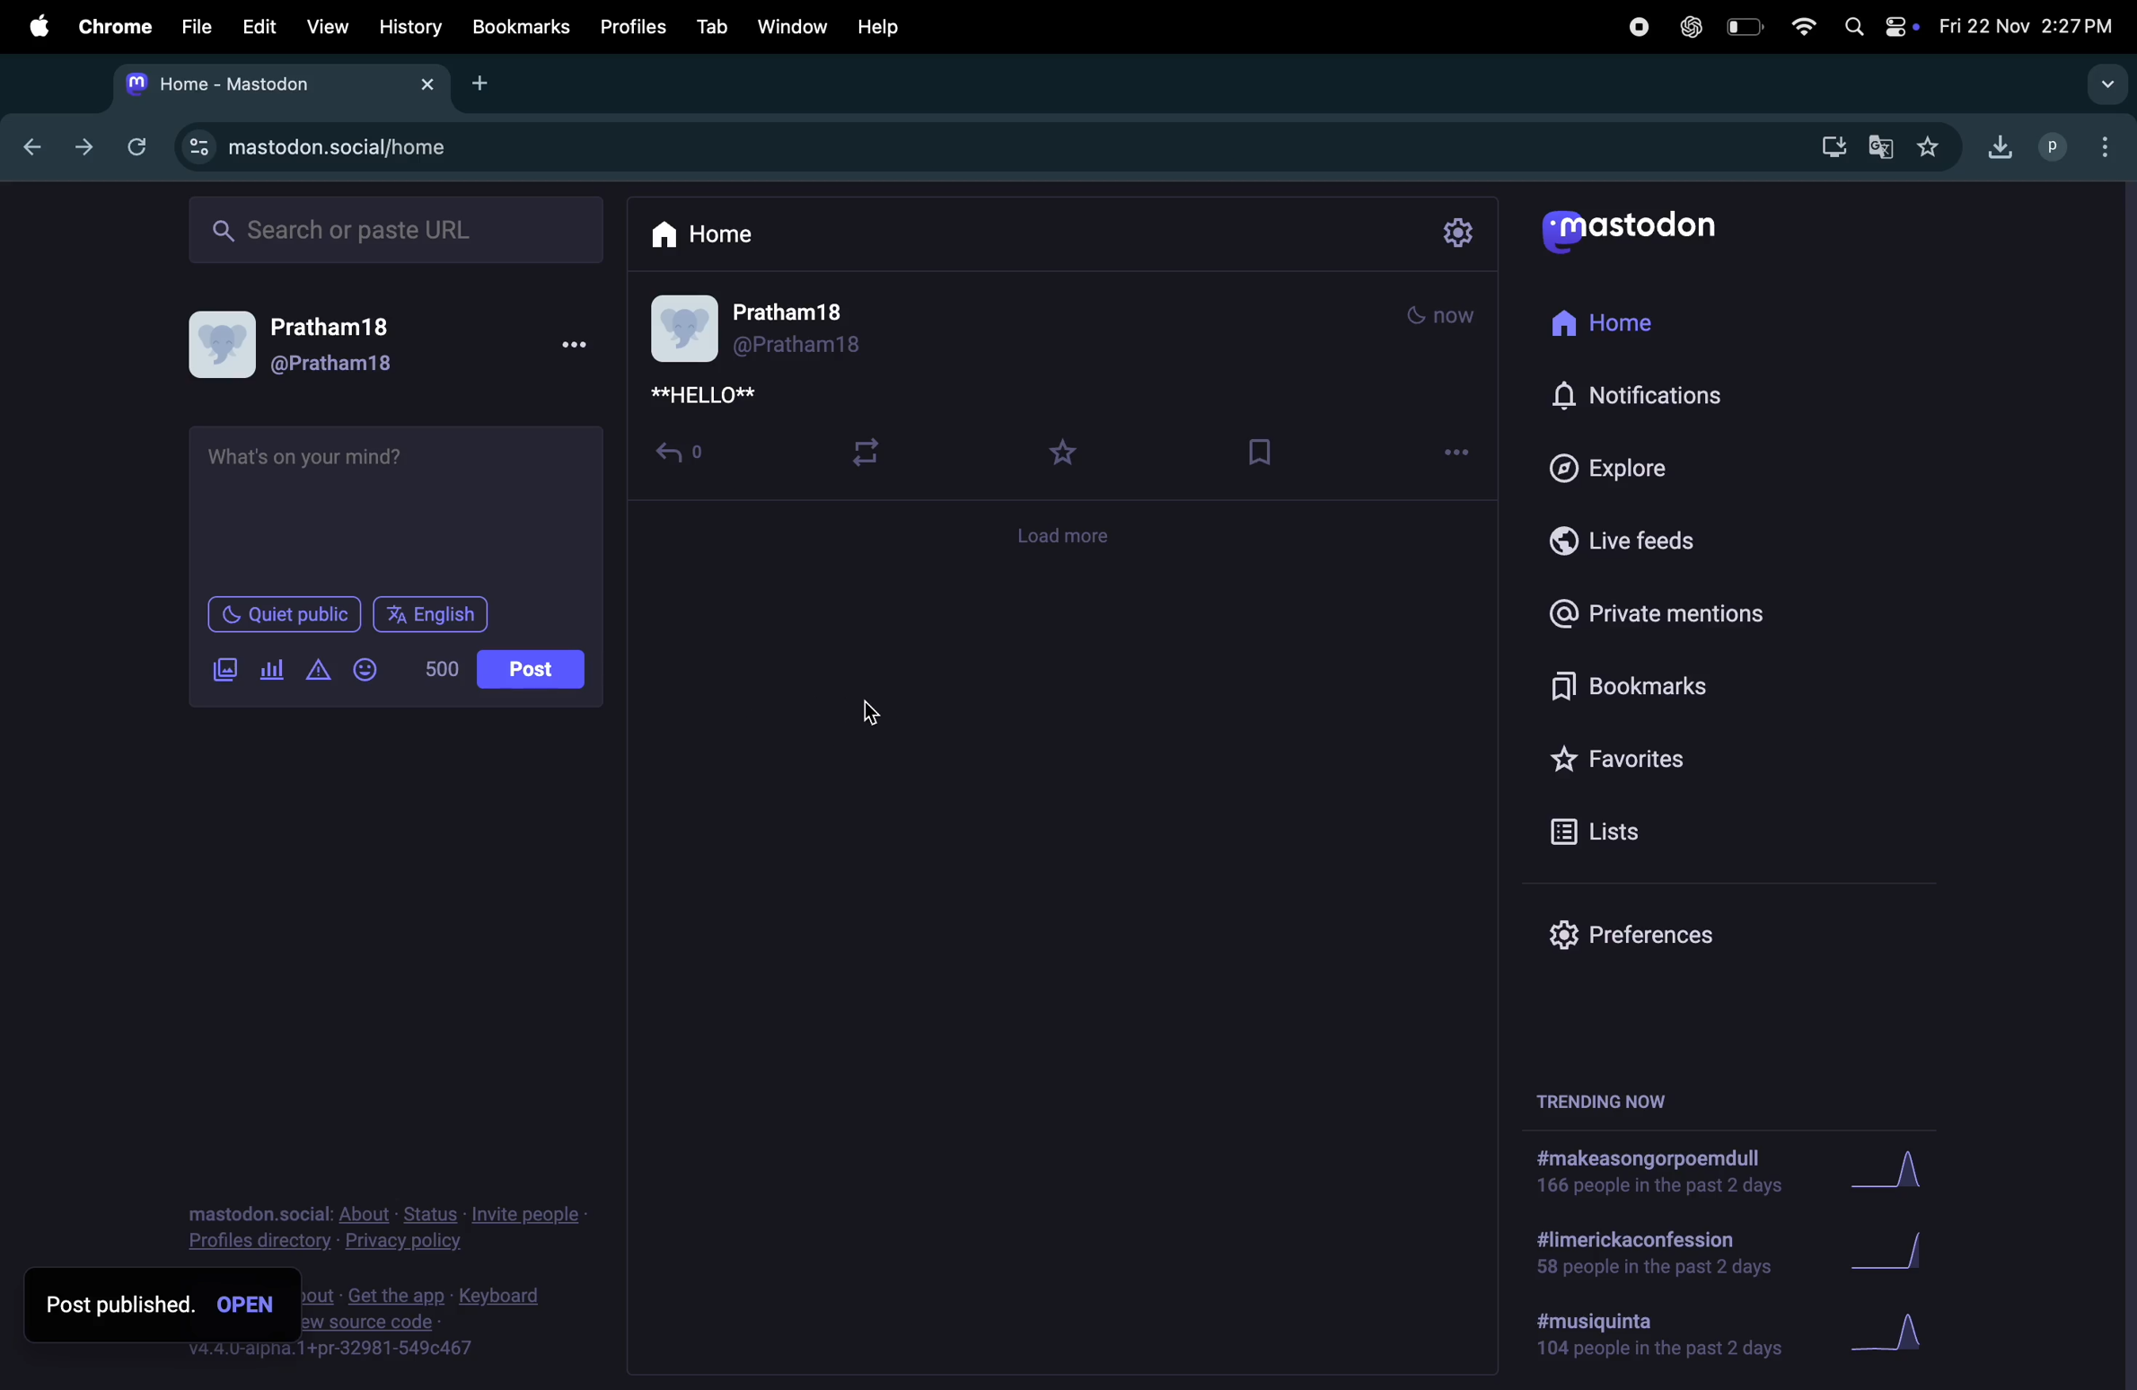 This screenshot has height=1390, width=2137. I want to click on forward, so click(81, 148).